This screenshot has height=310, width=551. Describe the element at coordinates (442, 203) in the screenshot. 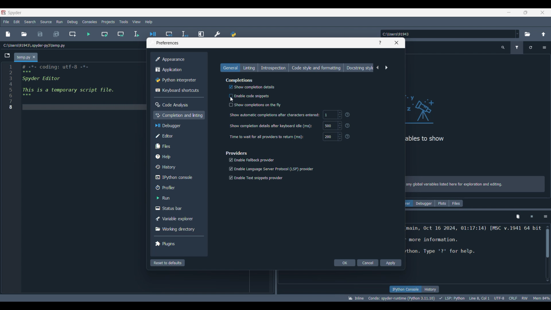

I see `Plots` at that location.